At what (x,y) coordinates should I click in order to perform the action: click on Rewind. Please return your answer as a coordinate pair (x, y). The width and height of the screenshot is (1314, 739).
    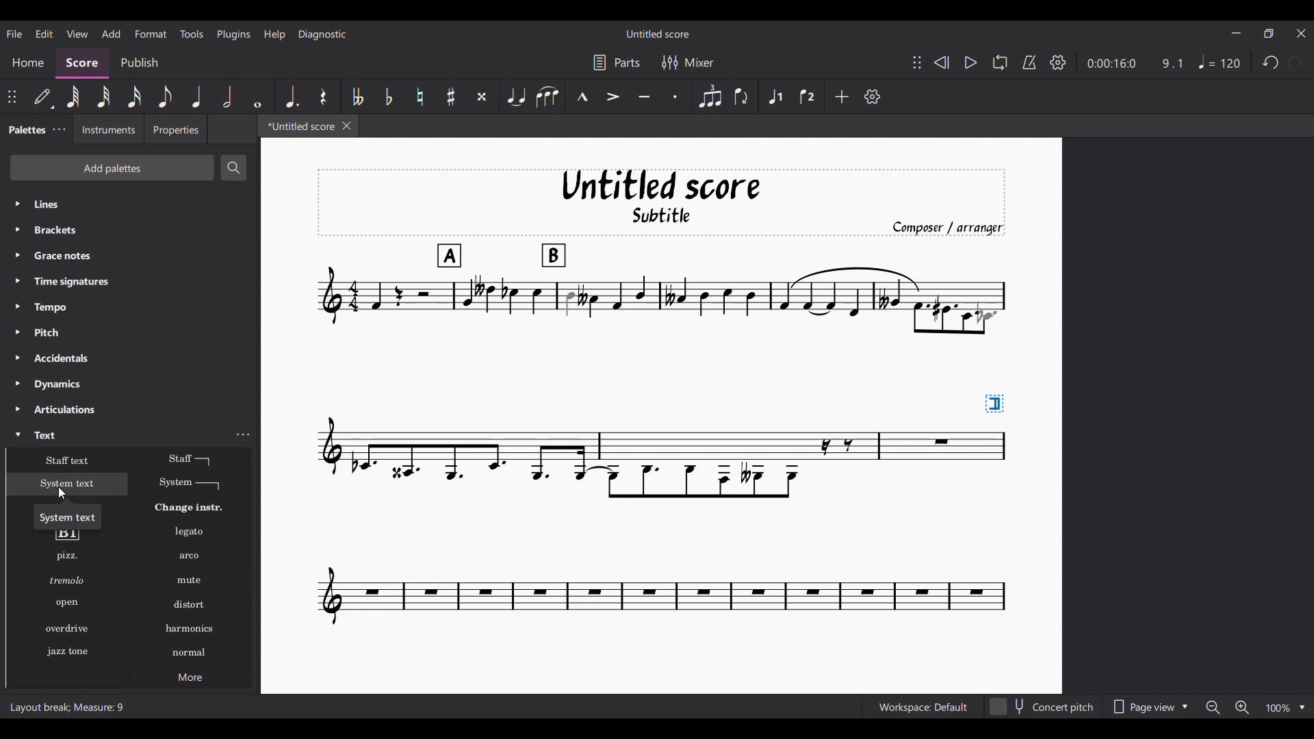
    Looking at the image, I should click on (942, 62).